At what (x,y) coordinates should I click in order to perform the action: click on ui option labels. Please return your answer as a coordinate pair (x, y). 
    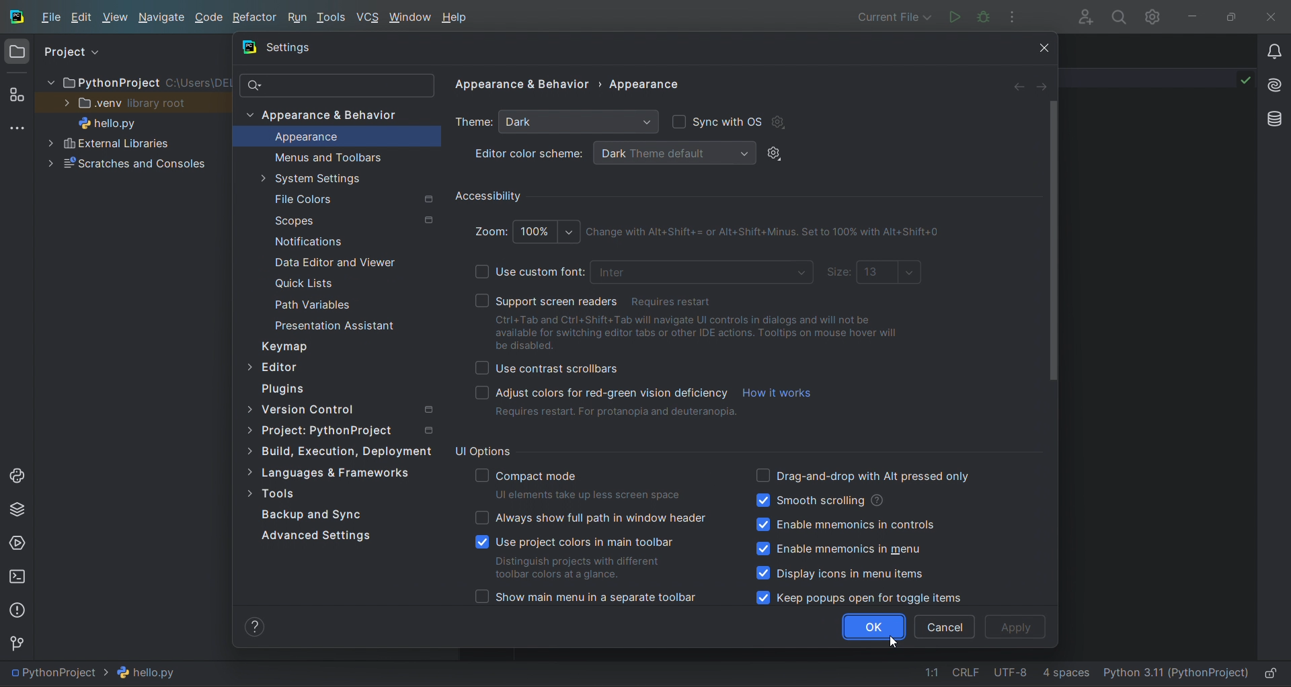
    Looking at the image, I should click on (894, 537).